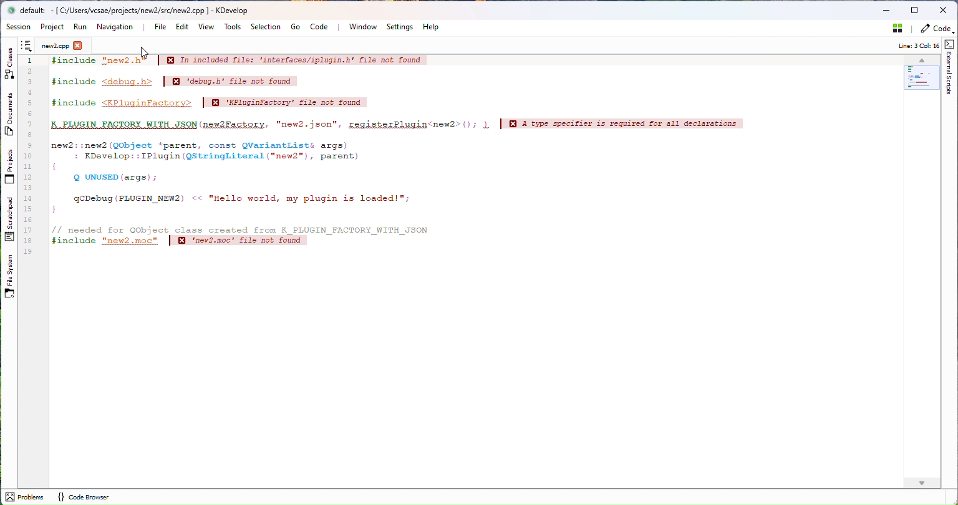  I want to click on code browser, so click(97, 498).